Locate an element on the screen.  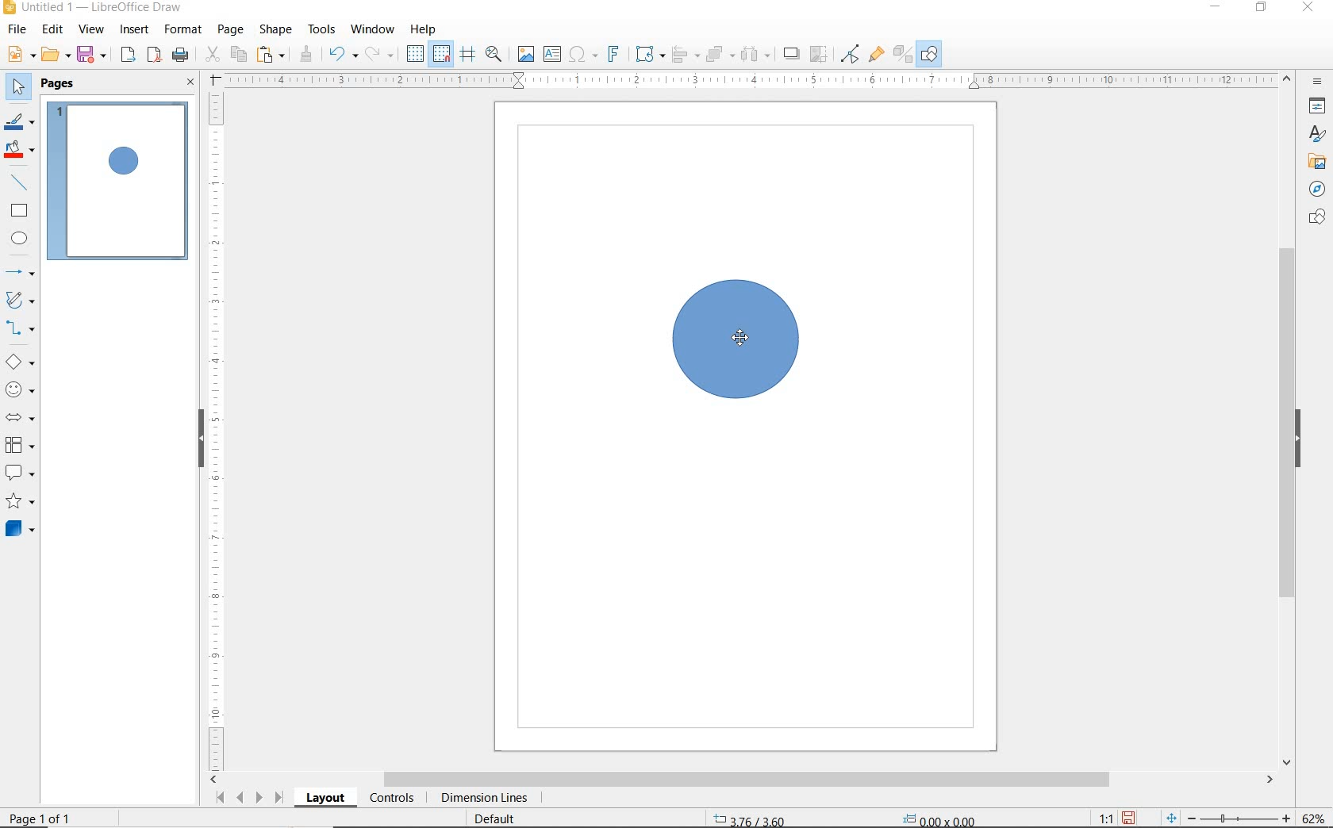
RULER is located at coordinates (217, 430).